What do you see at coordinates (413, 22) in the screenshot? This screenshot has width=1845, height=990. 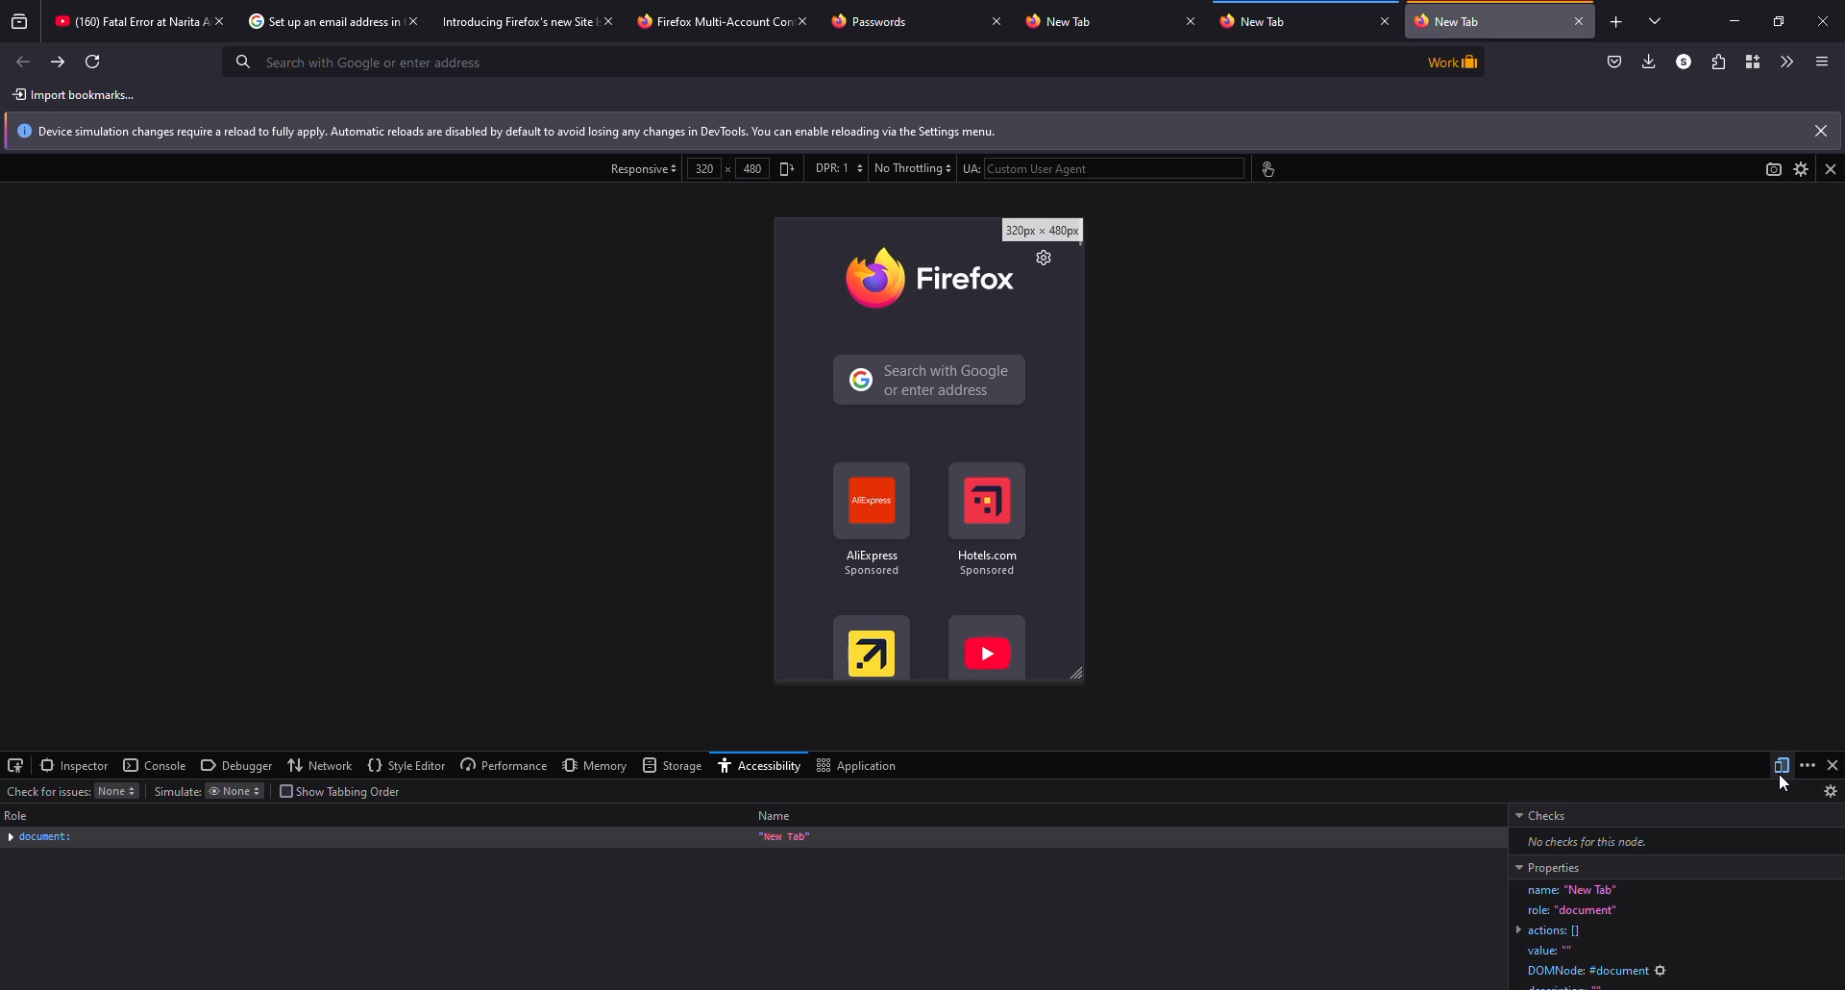 I see `close` at bounding box center [413, 22].